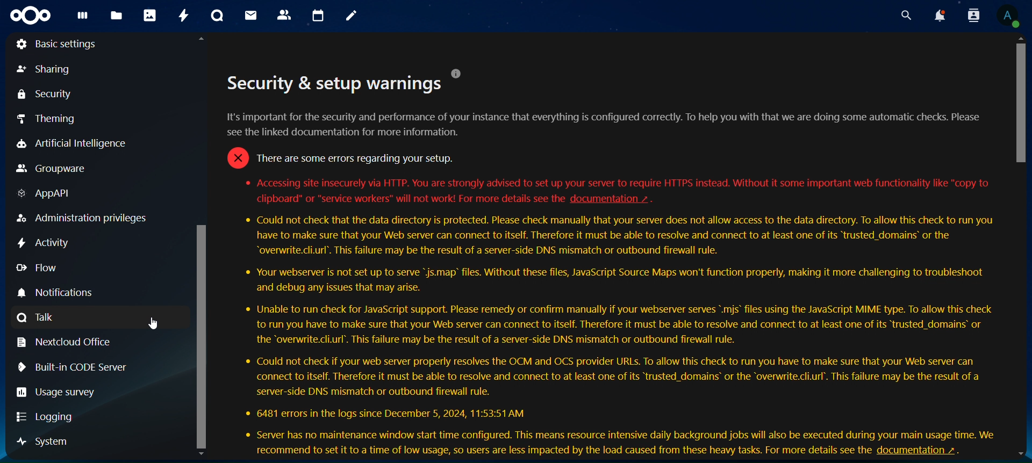 The width and height of the screenshot is (1032, 463). I want to click on talk, so click(216, 16).